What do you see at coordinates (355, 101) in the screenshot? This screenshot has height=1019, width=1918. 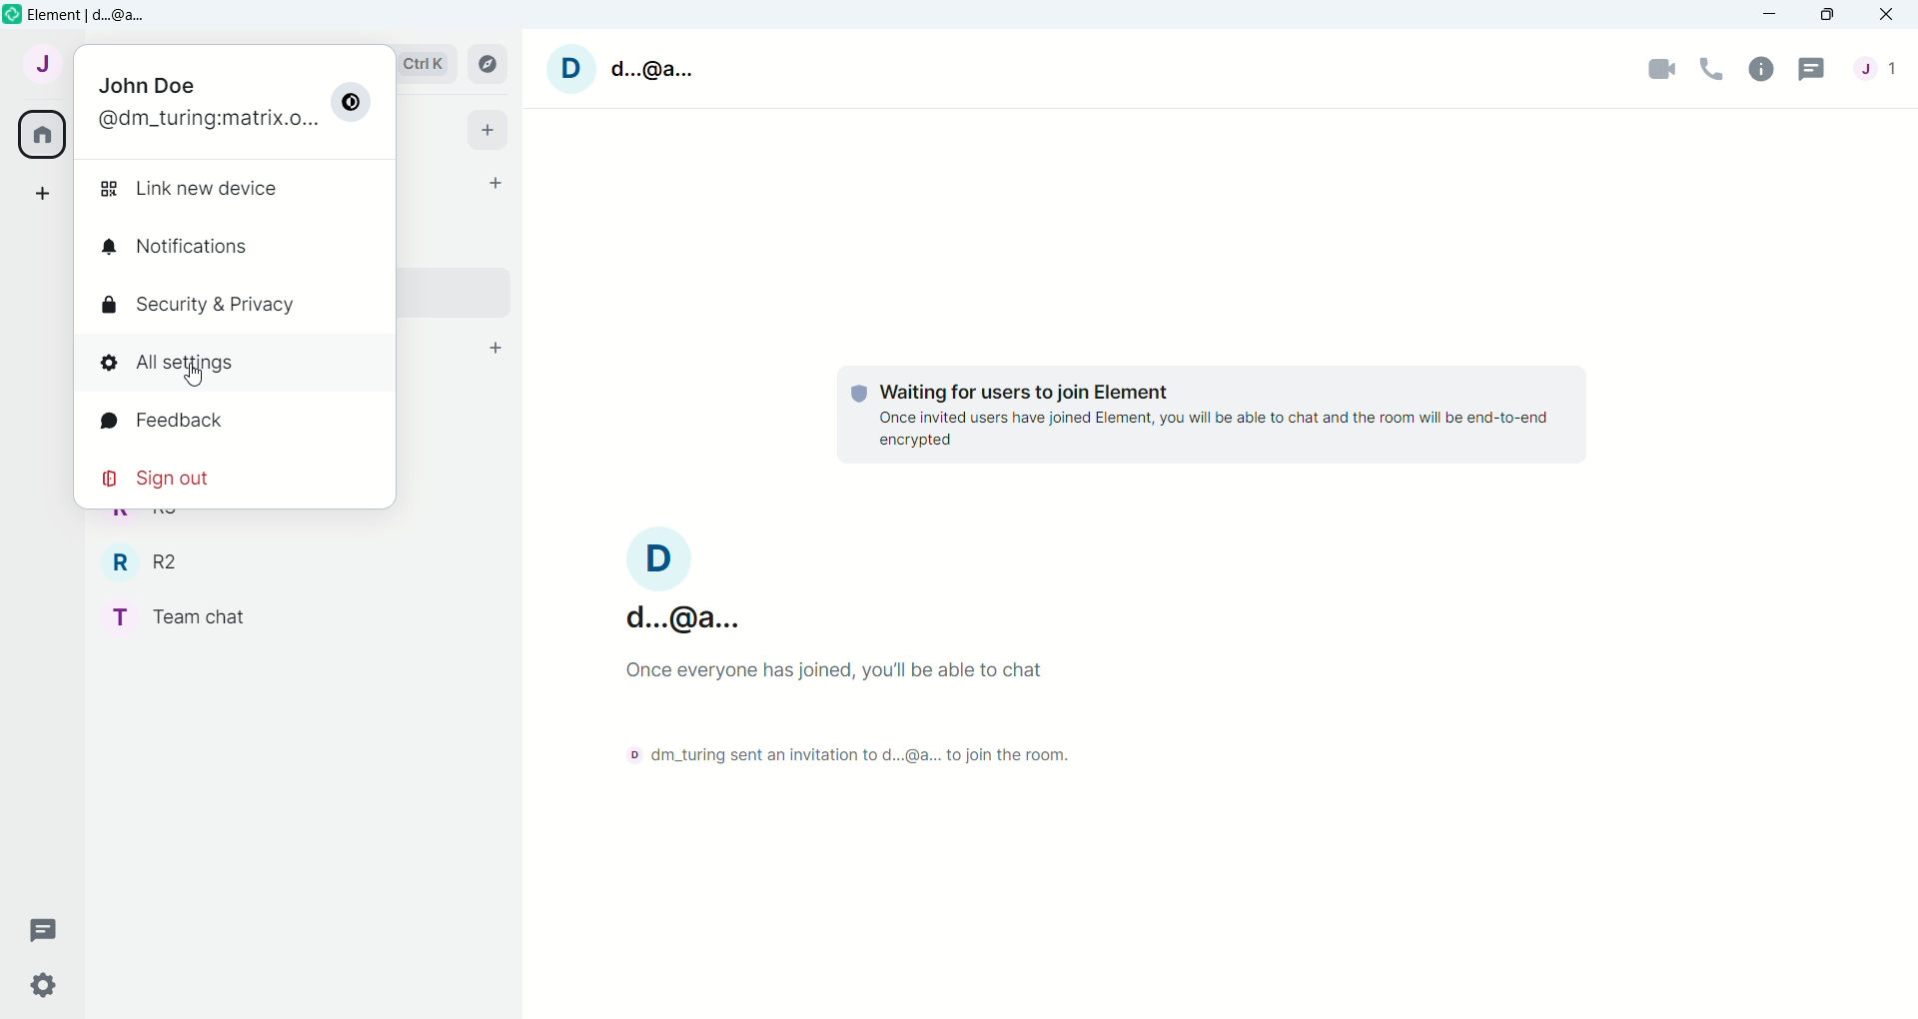 I see `Switch to dark mode` at bounding box center [355, 101].